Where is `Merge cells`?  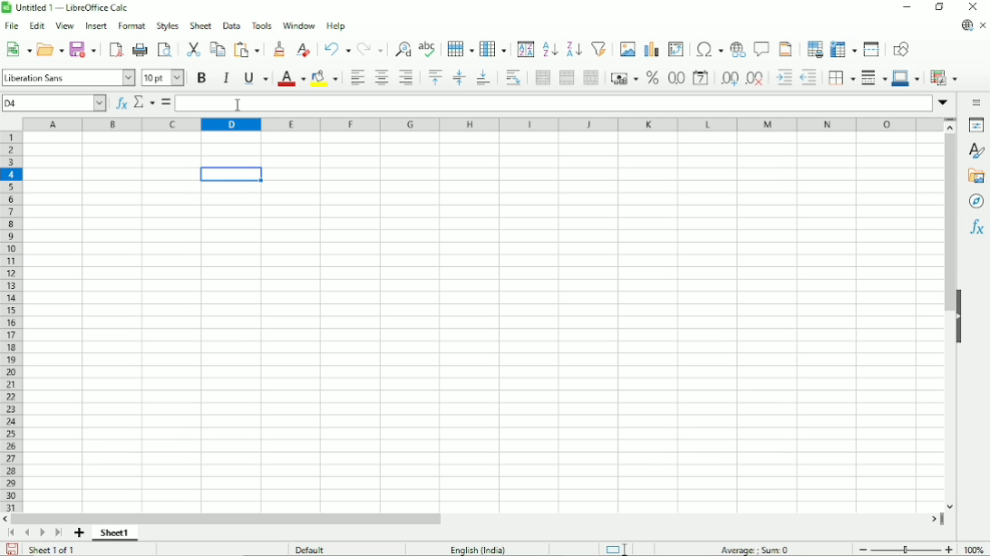 Merge cells is located at coordinates (567, 78).